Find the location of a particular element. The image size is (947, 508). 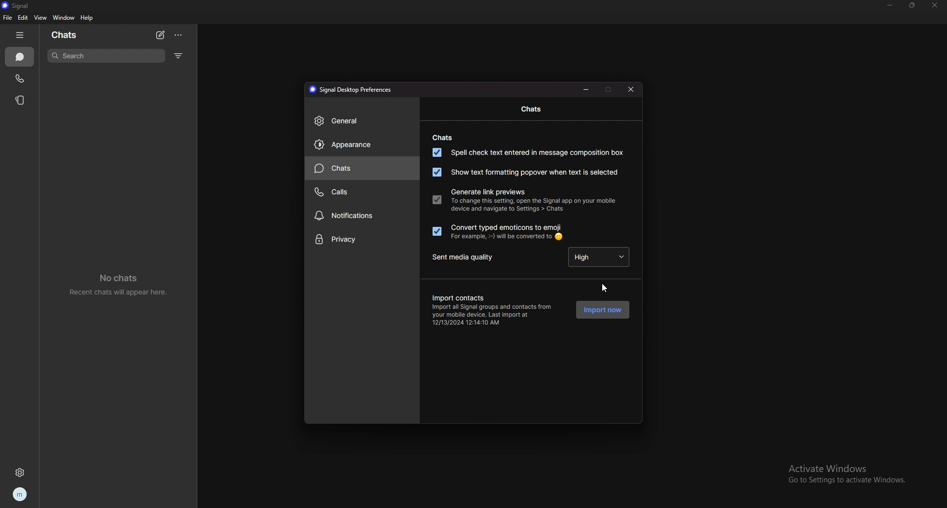

calls is located at coordinates (361, 192).